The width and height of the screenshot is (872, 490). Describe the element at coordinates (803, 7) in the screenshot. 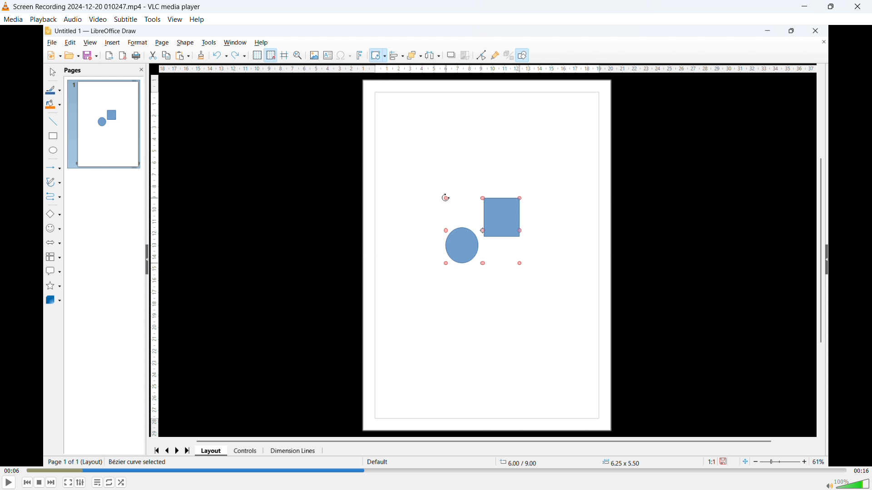

I see `minimise ` at that location.